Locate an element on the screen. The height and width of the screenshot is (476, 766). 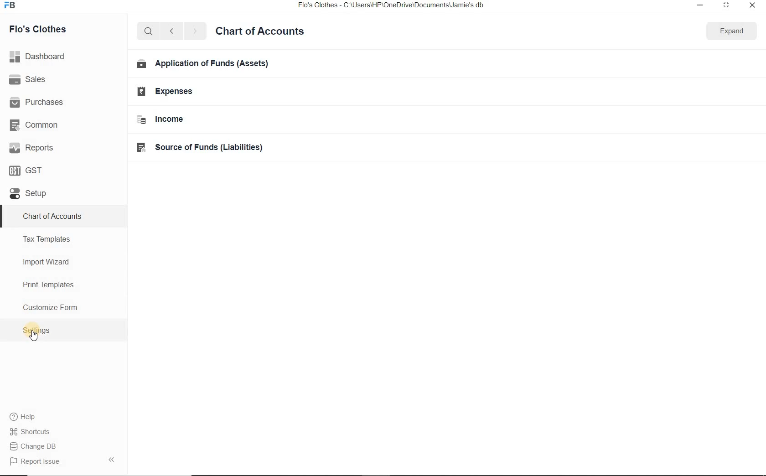
Report Issue is located at coordinates (37, 447).